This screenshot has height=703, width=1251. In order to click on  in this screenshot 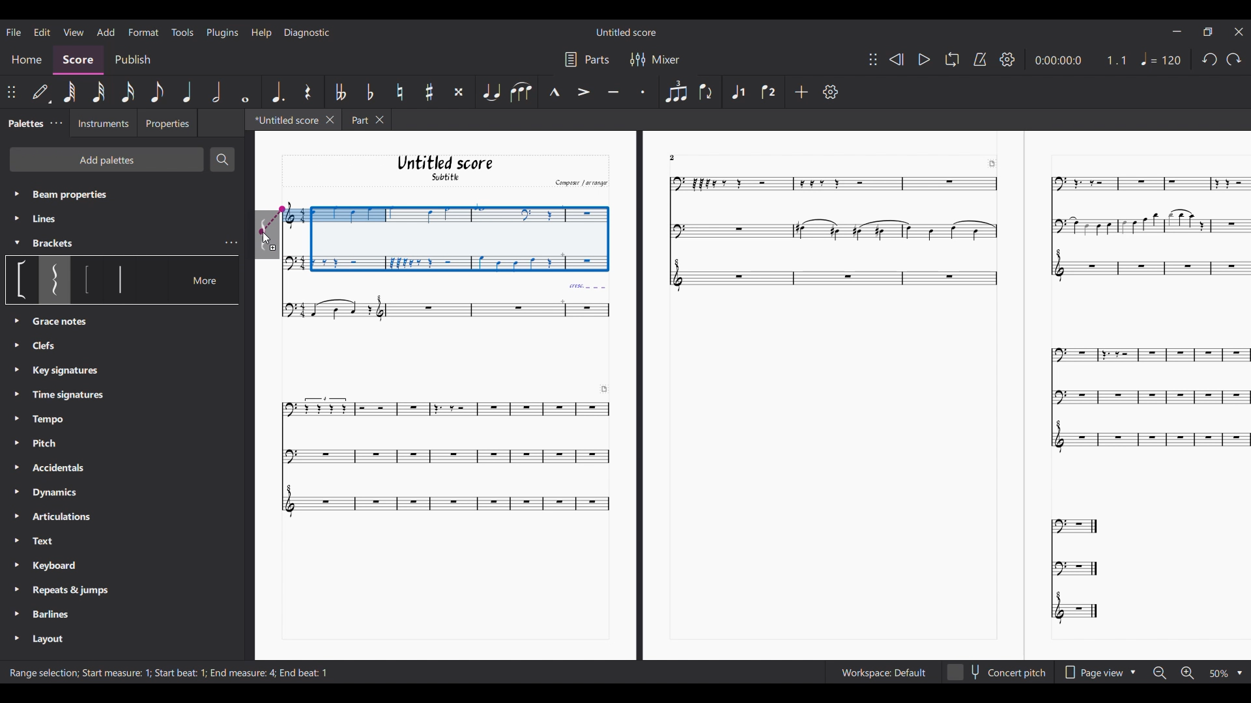, I will do `click(17, 396)`.